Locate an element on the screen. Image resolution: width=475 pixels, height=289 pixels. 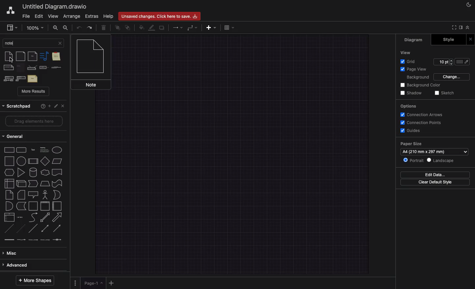
stereotype note is located at coordinates (21, 79).